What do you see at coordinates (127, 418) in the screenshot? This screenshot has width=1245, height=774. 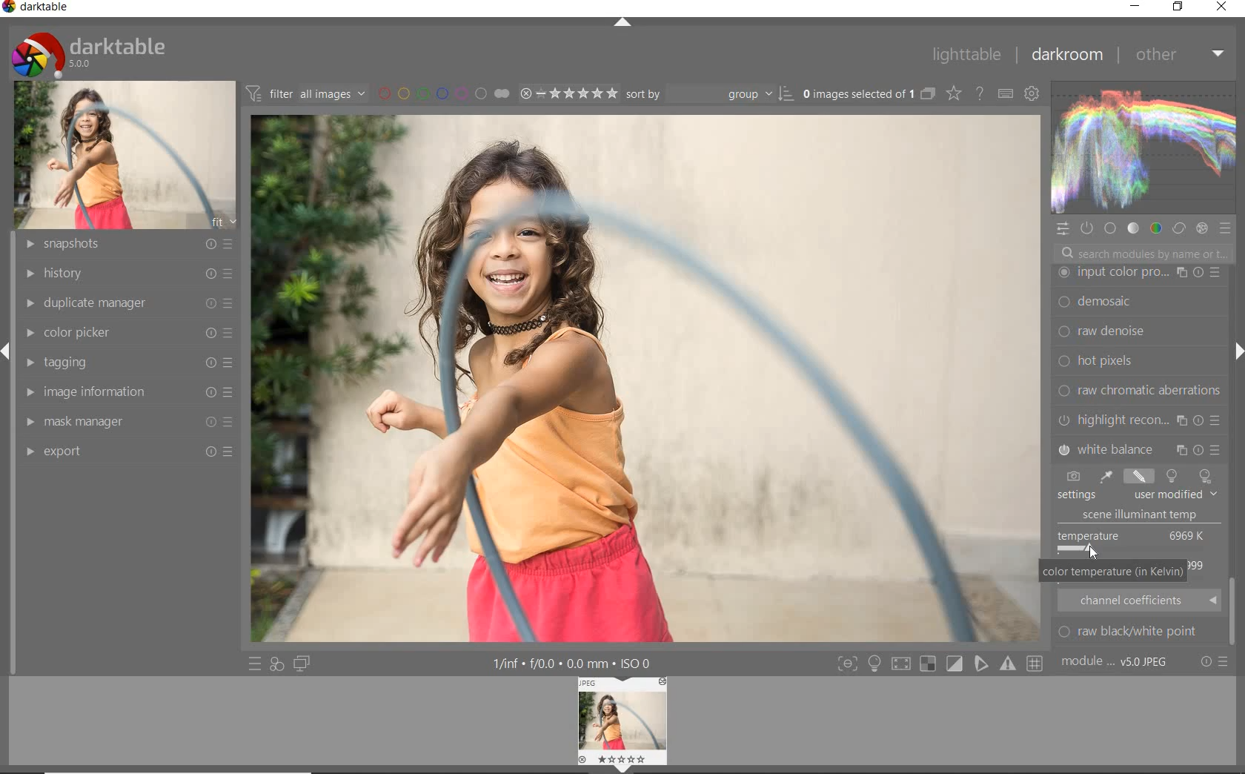 I see `mask manager` at bounding box center [127, 418].